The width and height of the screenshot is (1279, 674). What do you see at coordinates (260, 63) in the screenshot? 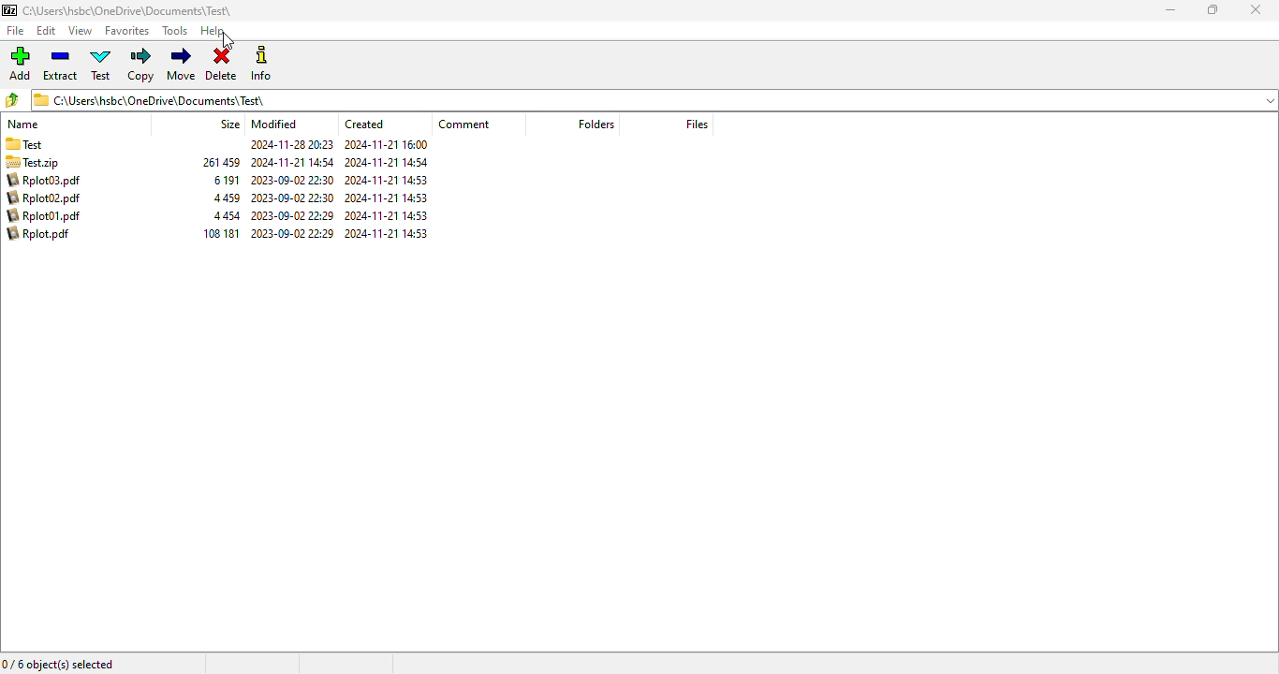
I see `info` at bounding box center [260, 63].